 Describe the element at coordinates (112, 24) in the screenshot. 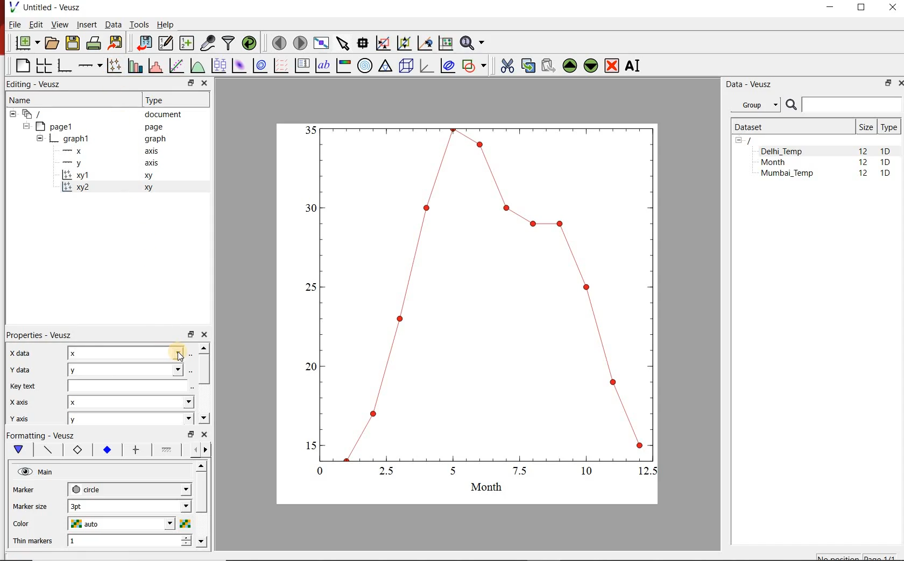

I see `Data` at that location.